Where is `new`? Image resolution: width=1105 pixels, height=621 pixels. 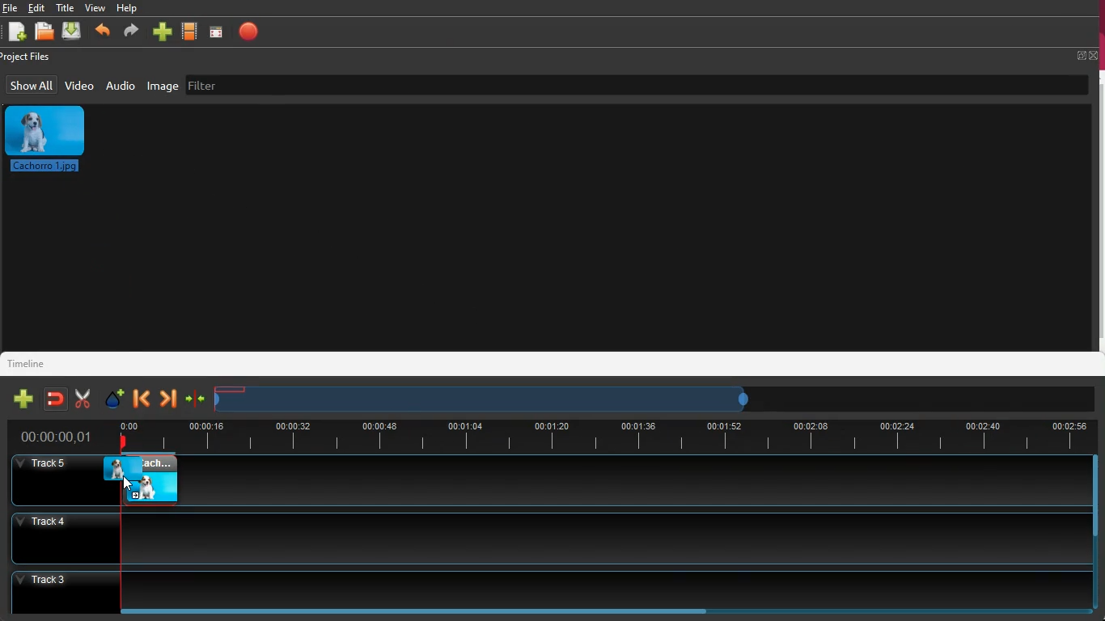
new is located at coordinates (164, 30).